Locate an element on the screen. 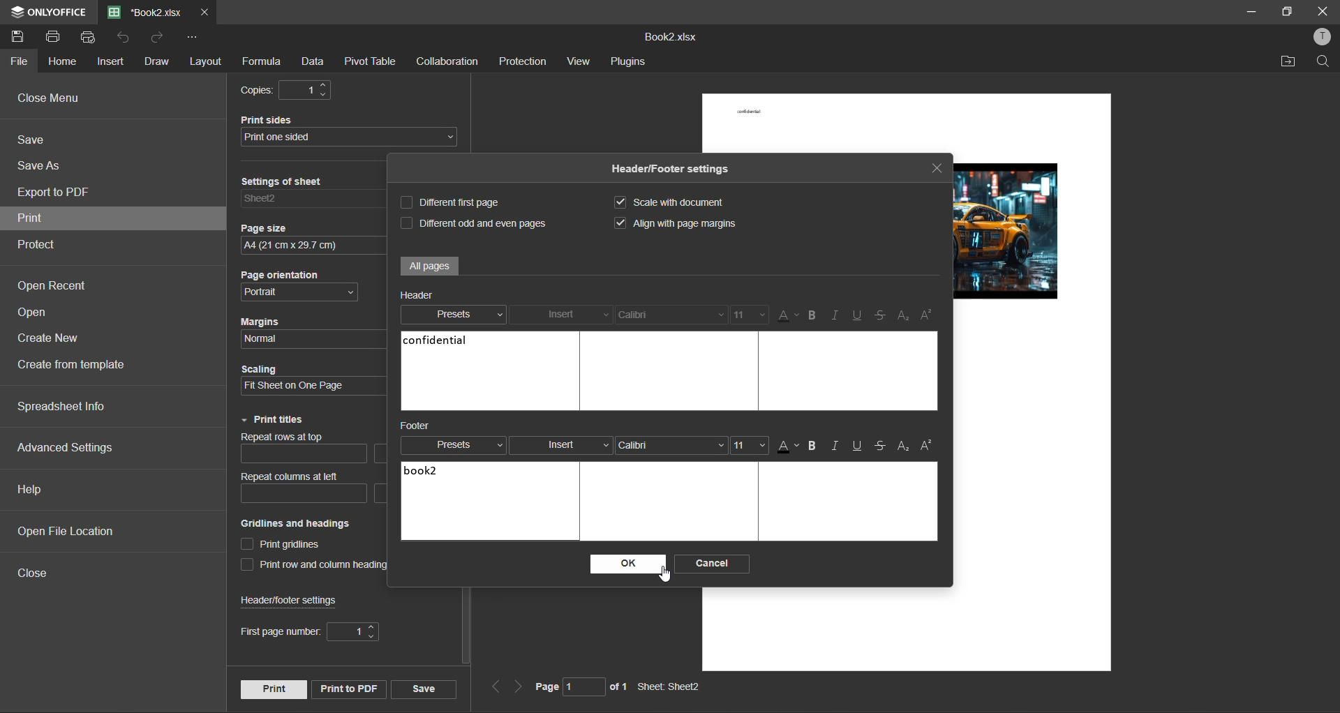 The image size is (1340, 713). strikethrough is located at coordinates (884, 445).